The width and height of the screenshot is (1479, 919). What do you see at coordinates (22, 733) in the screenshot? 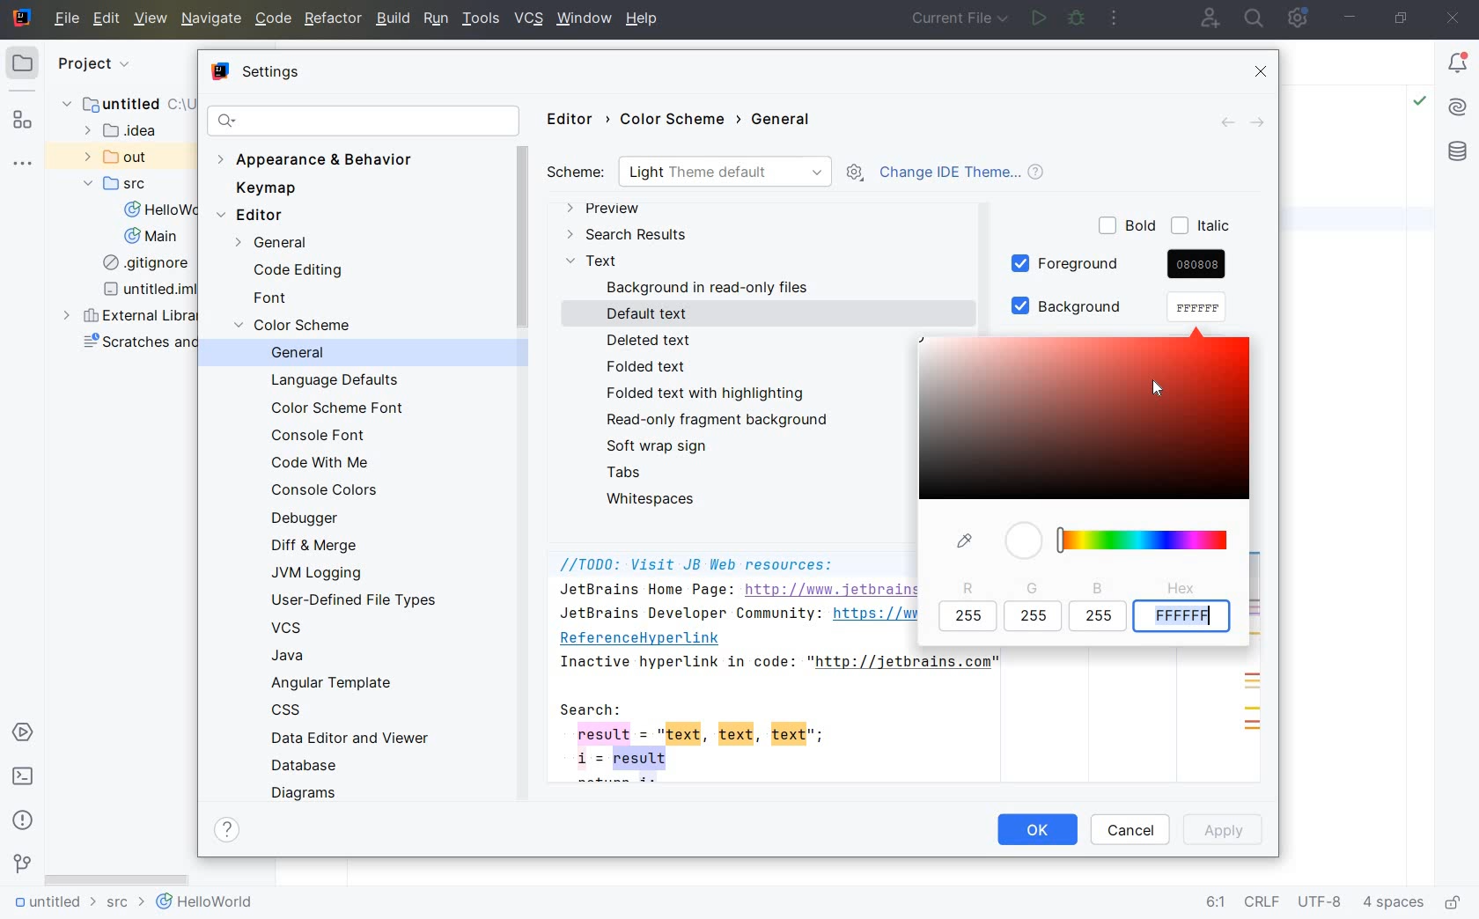
I see `services` at bounding box center [22, 733].